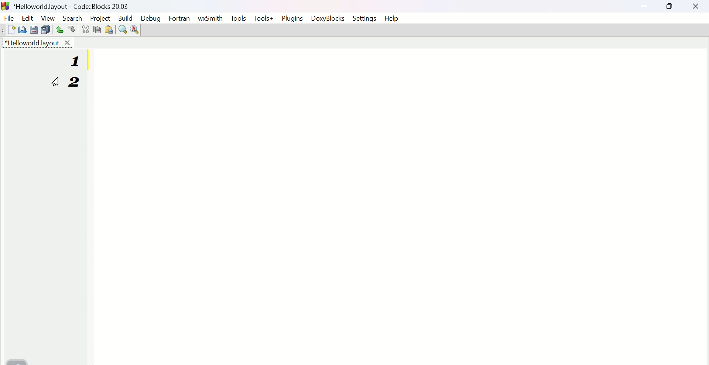 Image resolution: width=709 pixels, height=365 pixels. What do you see at coordinates (33, 30) in the screenshot?
I see `Save as` at bounding box center [33, 30].